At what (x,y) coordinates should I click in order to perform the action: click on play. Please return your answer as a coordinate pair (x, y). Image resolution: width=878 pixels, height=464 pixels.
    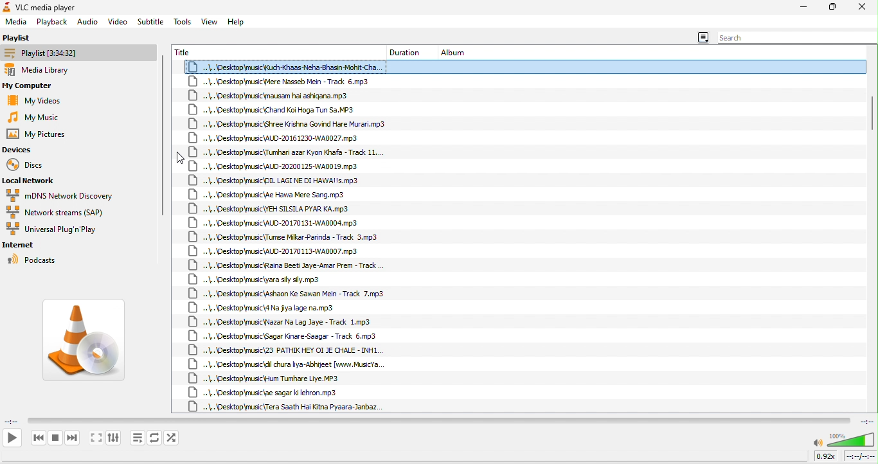
    Looking at the image, I should click on (12, 438).